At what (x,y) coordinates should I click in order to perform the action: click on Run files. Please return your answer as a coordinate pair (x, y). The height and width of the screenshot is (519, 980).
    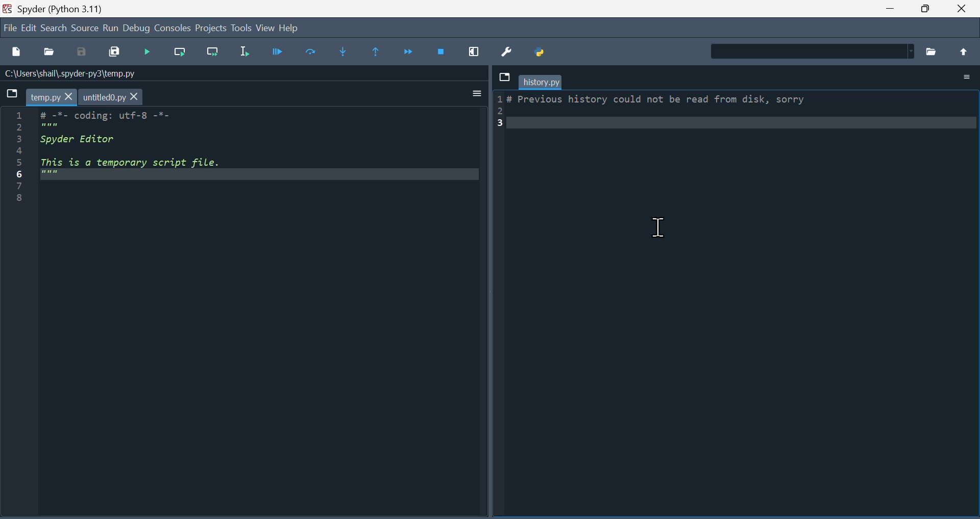
    Looking at the image, I should click on (151, 51).